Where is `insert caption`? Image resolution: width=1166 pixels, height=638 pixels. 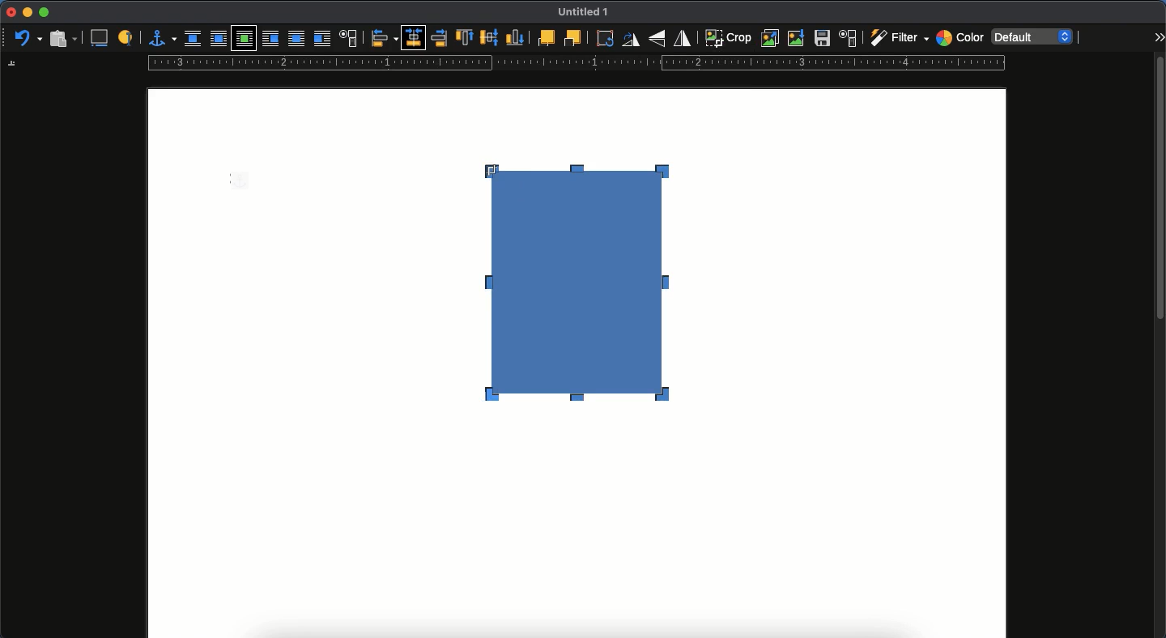 insert caption is located at coordinates (98, 38).